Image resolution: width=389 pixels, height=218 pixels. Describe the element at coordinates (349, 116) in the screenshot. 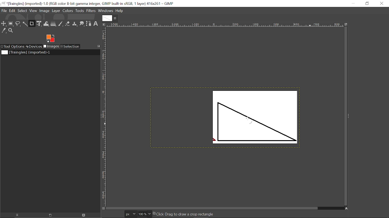

I see `Show sidebar menu` at that location.